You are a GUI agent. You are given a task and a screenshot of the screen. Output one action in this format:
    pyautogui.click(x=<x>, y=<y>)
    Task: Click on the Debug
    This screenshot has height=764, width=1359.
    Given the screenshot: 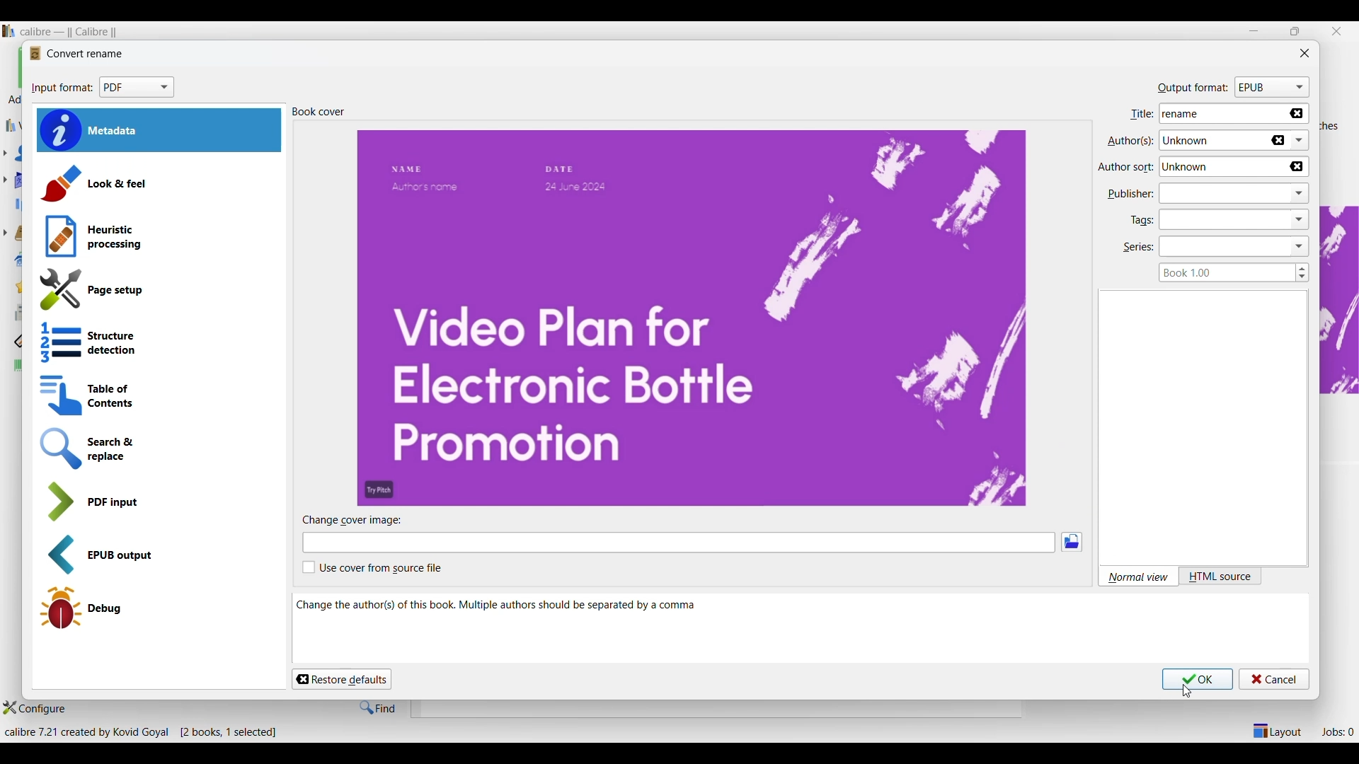 What is the action you would take?
    pyautogui.click(x=149, y=608)
    